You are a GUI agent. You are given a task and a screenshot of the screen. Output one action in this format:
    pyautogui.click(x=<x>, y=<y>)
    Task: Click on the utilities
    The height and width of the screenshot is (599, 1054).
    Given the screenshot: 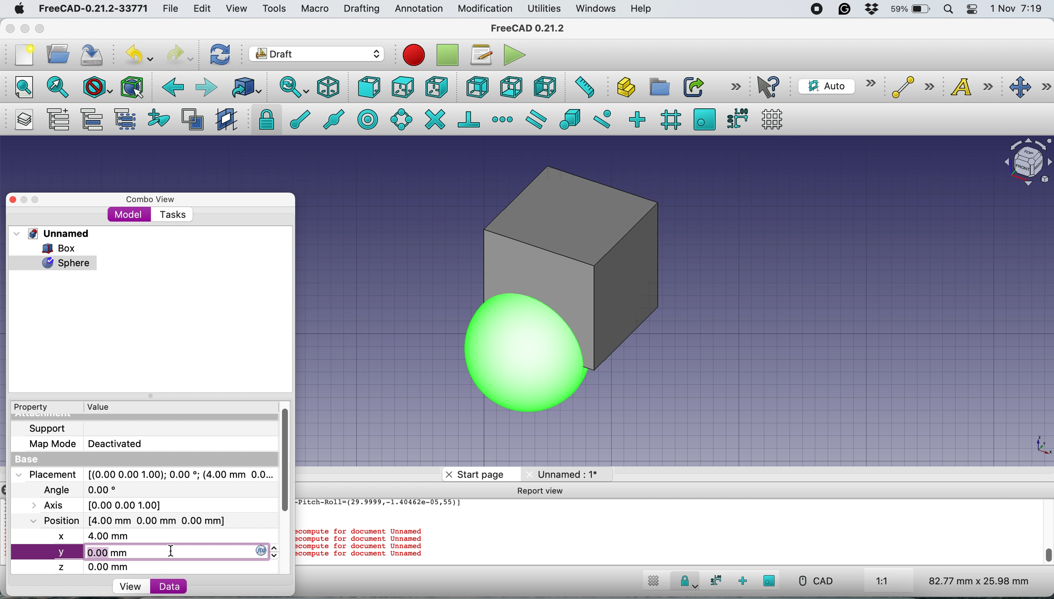 What is the action you would take?
    pyautogui.click(x=545, y=9)
    